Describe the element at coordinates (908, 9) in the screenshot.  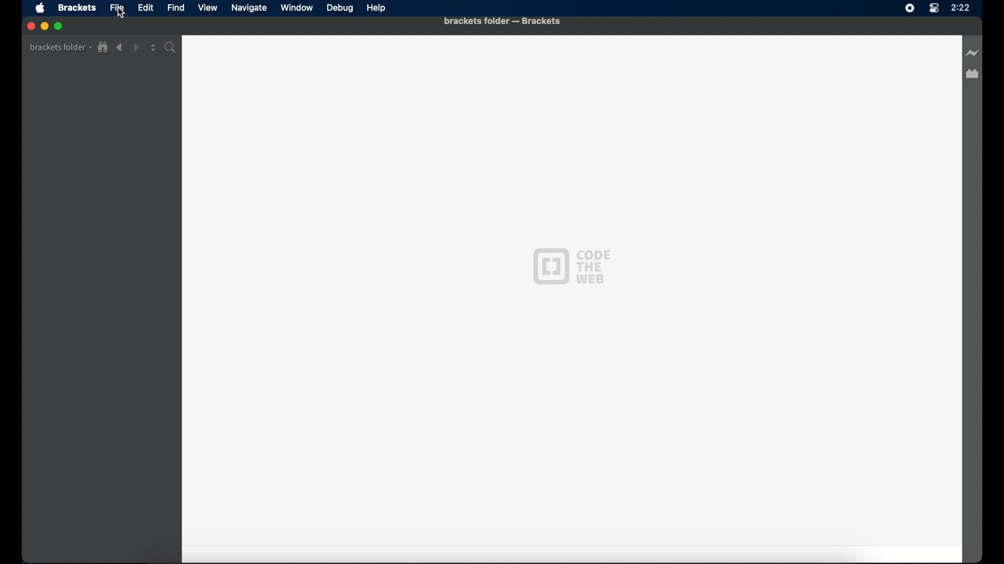
I see `screen recorder  icon` at that location.